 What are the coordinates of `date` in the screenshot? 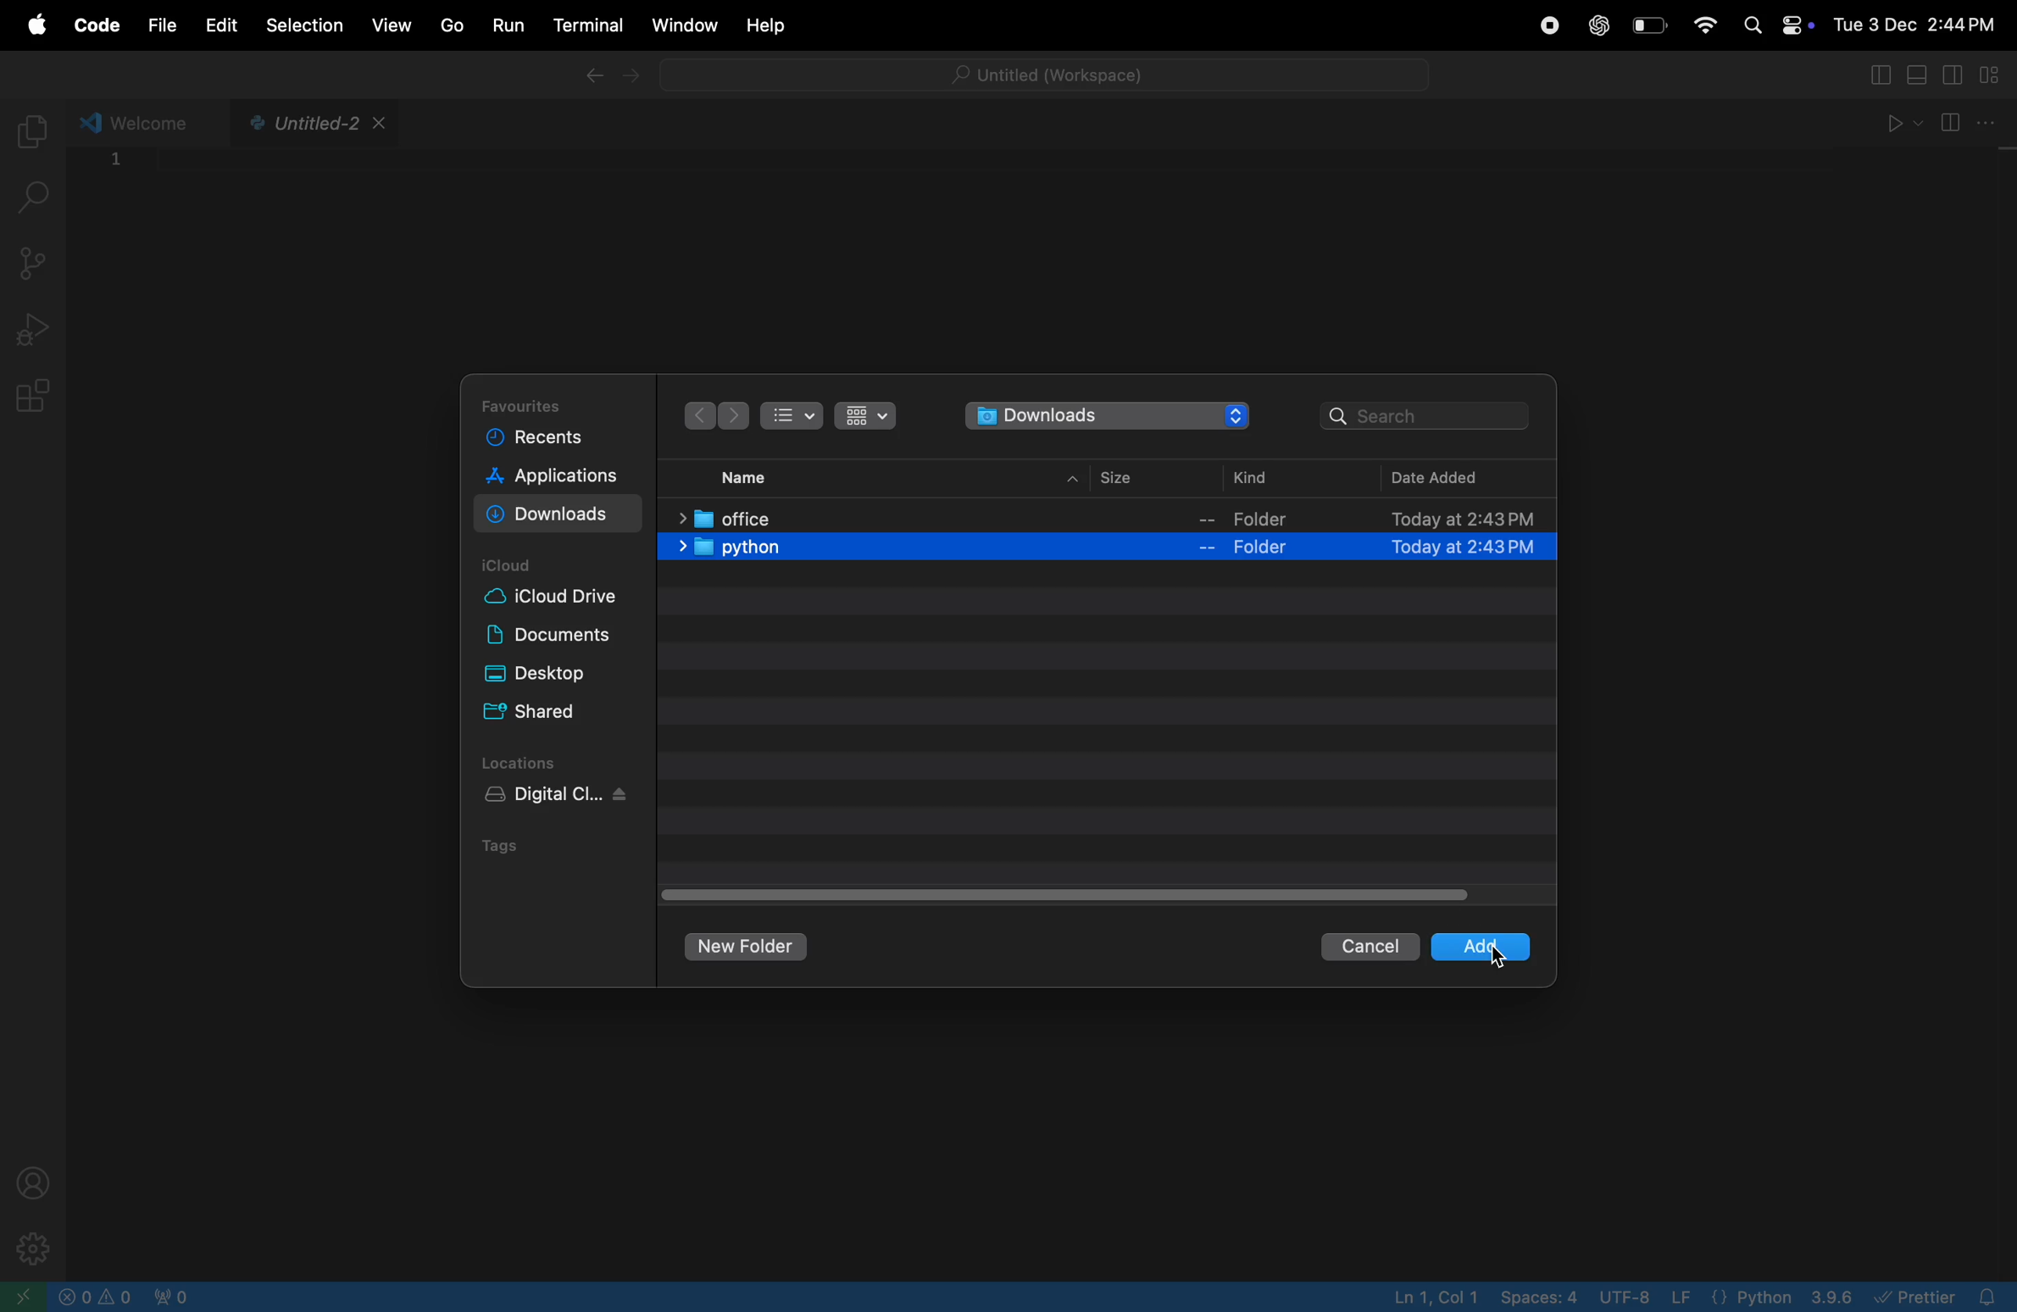 It's located at (1434, 516).